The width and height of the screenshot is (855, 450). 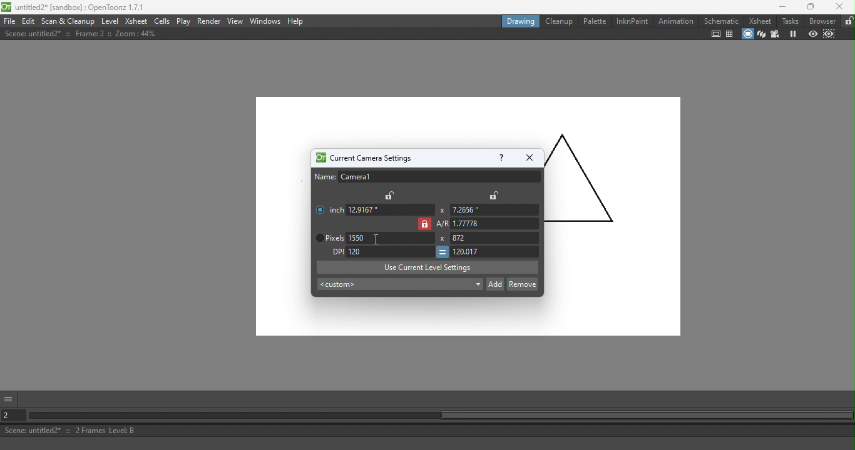 I want to click on Windows, so click(x=265, y=21).